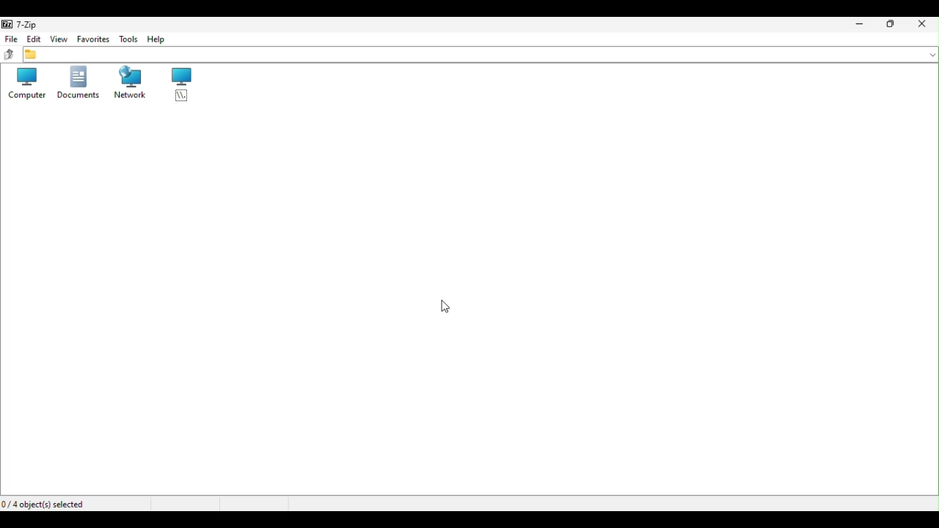  I want to click on restore, so click(891, 25).